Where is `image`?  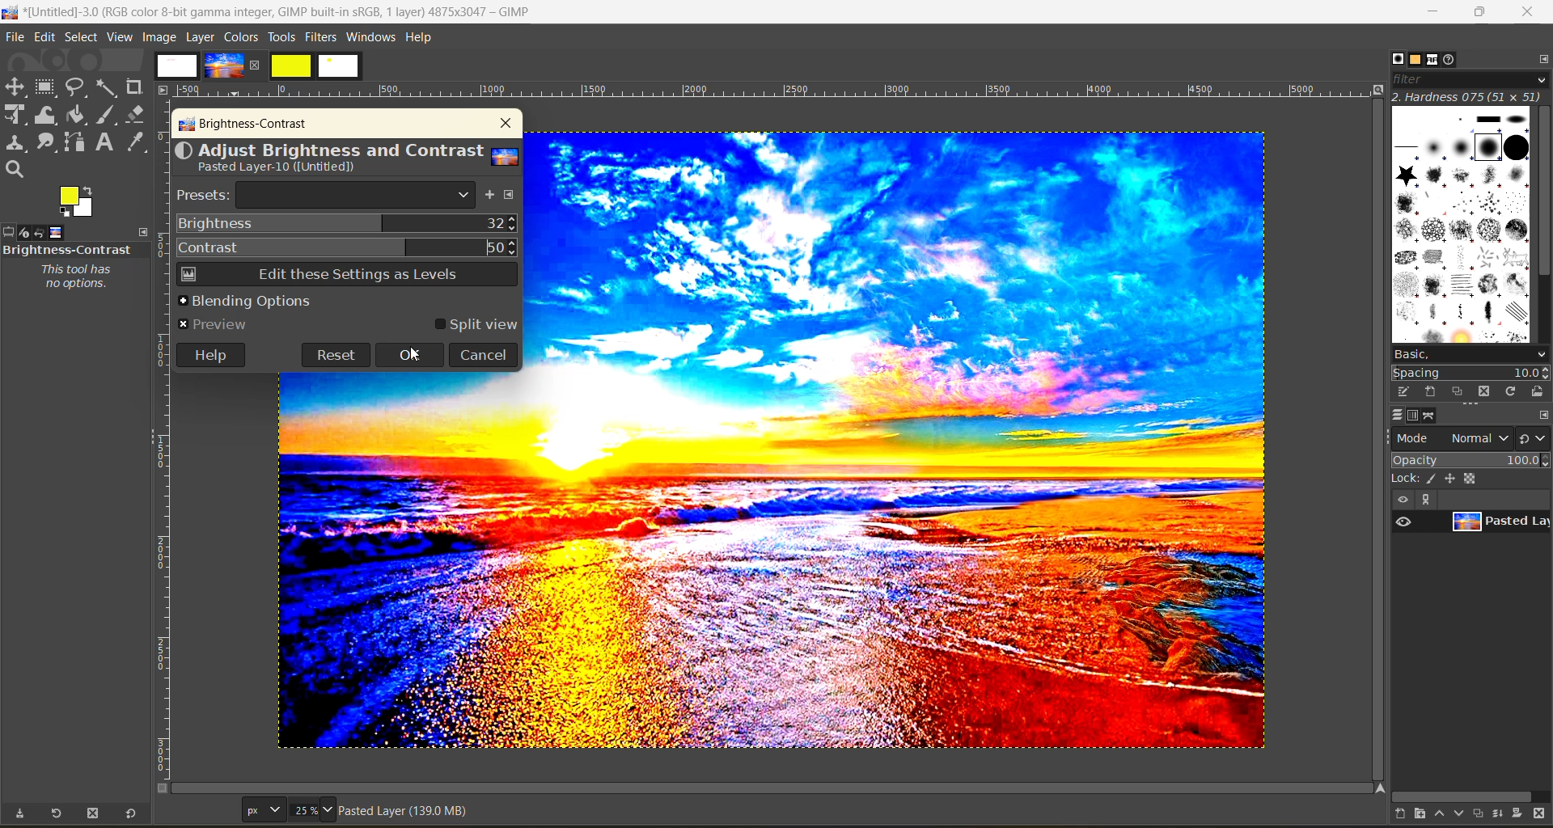
image is located at coordinates (159, 37).